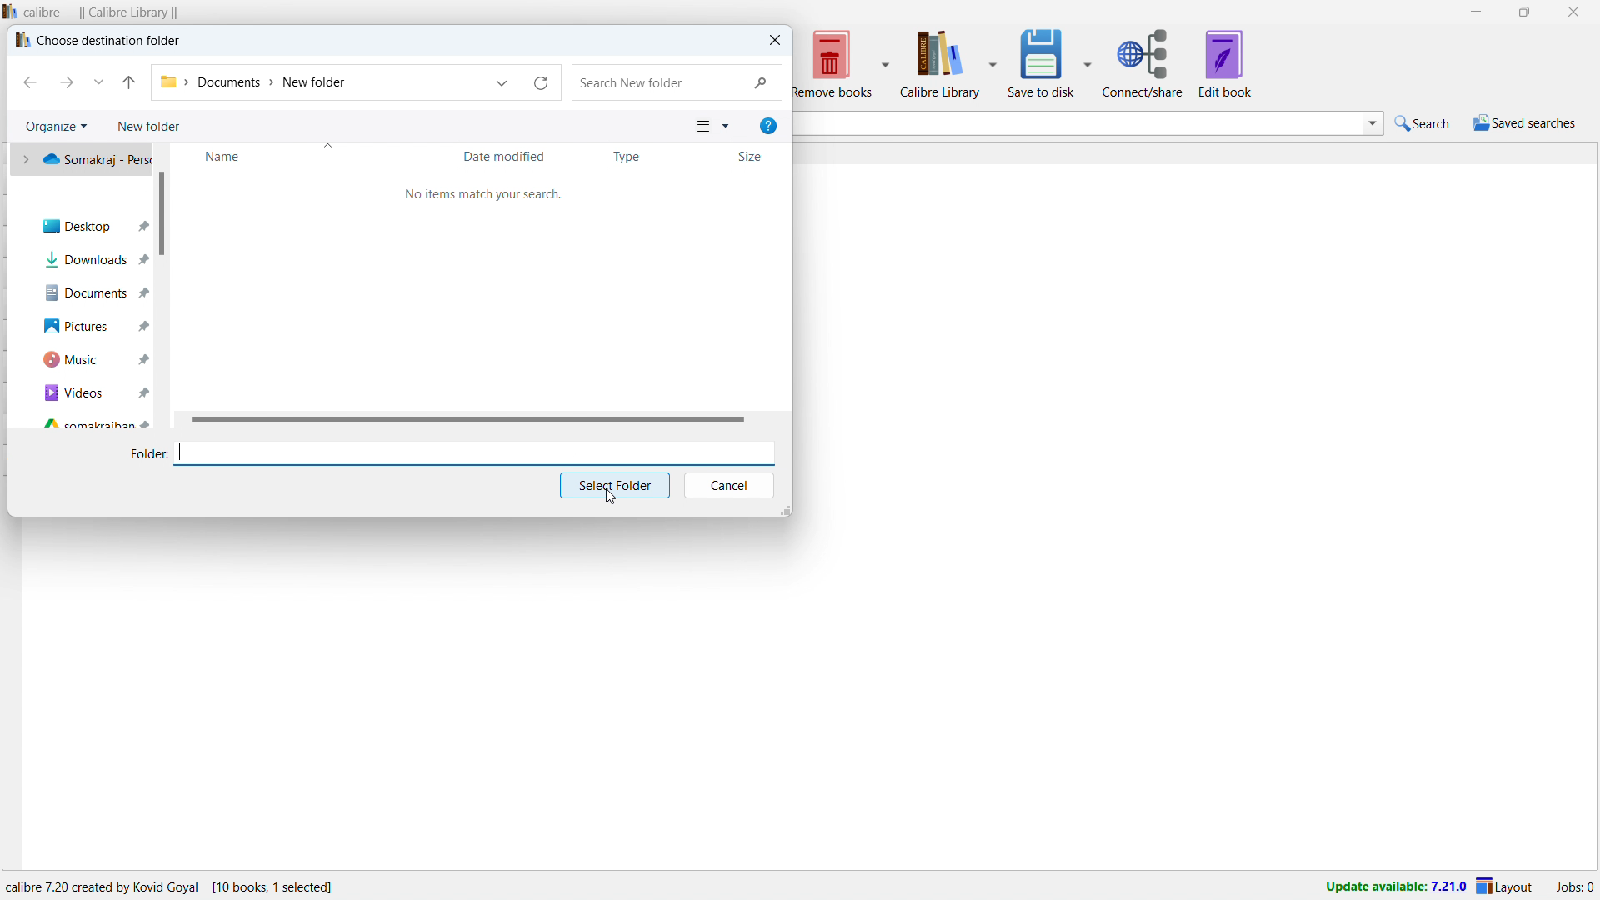 This screenshot has width=1600, height=900. Describe the element at coordinates (502, 82) in the screenshot. I see `location history` at that location.